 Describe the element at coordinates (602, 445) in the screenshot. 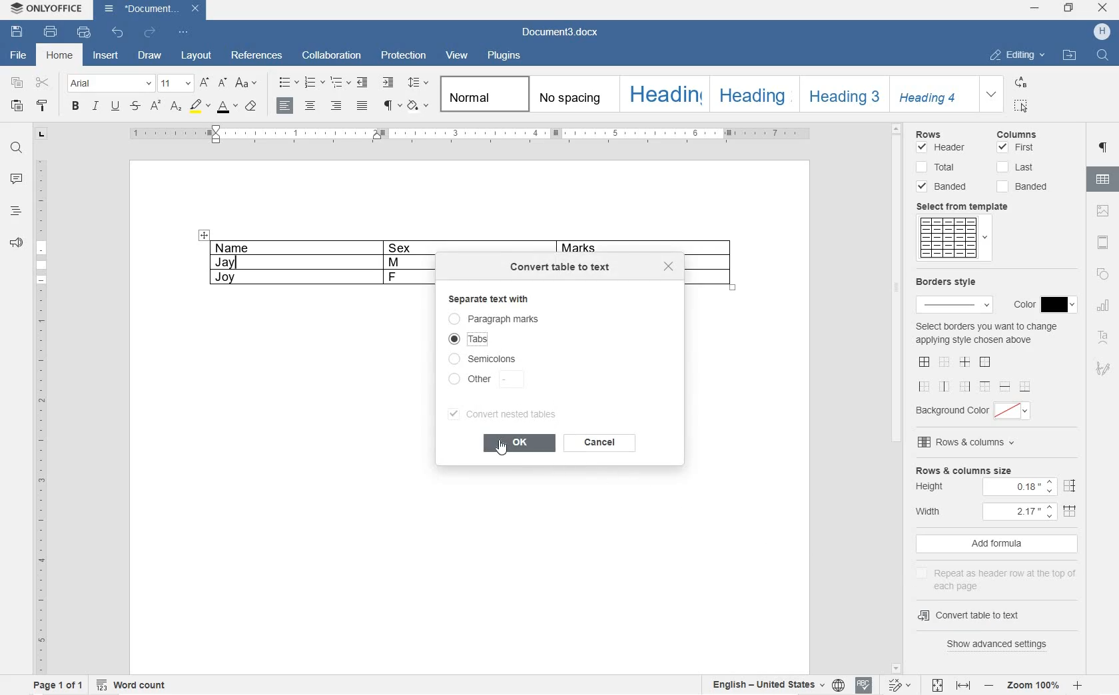

I see `cancel` at that location.